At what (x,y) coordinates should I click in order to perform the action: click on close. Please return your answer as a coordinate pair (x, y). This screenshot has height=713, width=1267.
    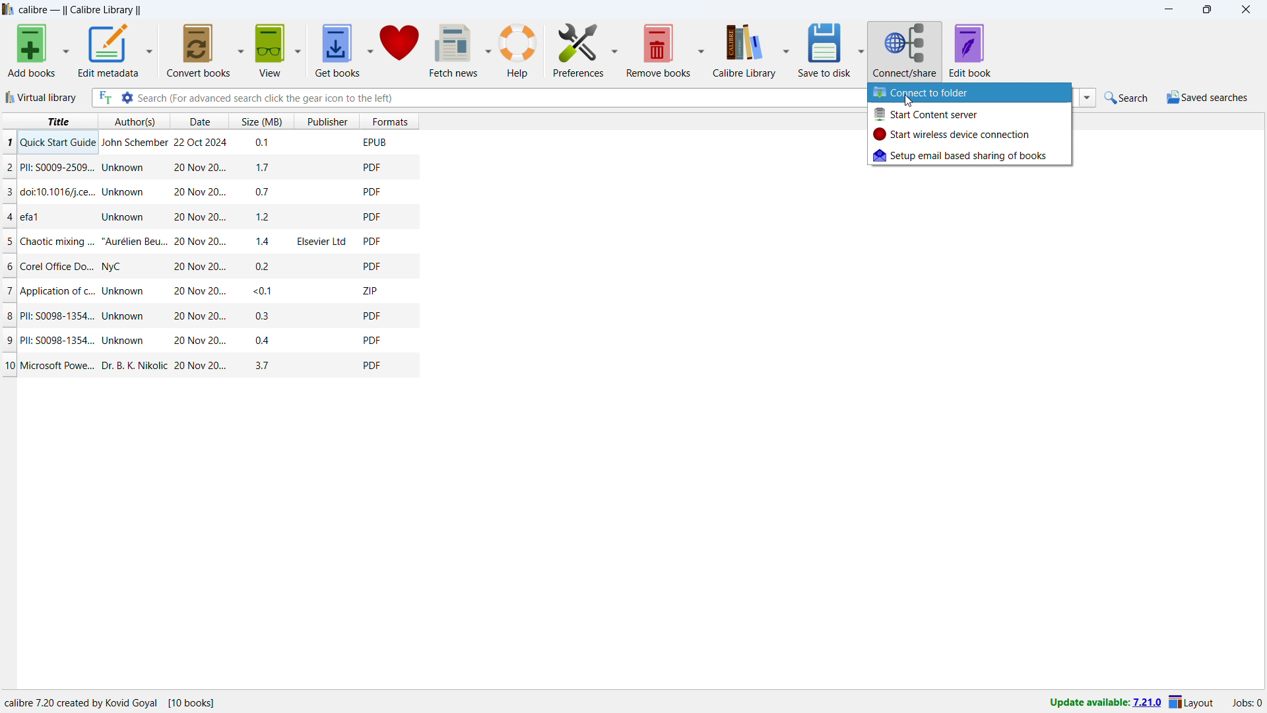
    Looking at the image, I should click on (1245, 9).